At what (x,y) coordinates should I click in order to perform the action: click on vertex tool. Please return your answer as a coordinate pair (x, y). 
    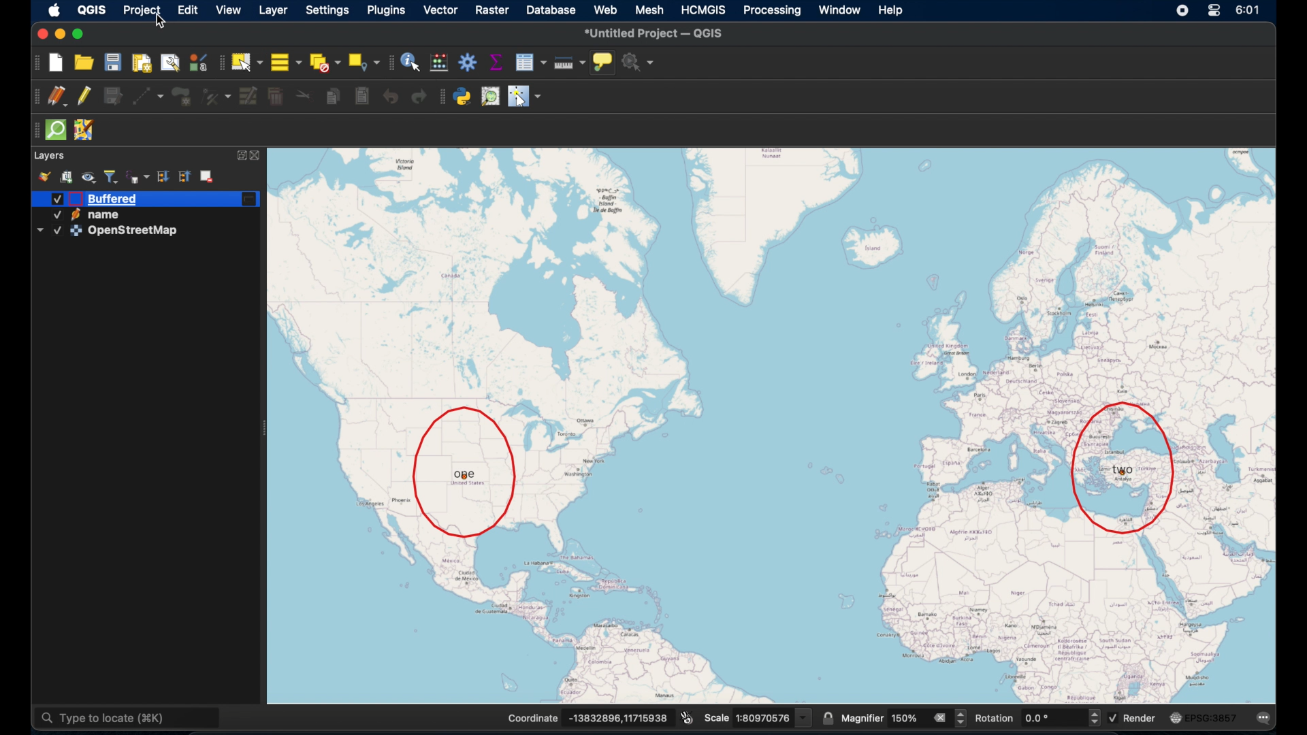
    Looking at the image, I should click on (216, 94).